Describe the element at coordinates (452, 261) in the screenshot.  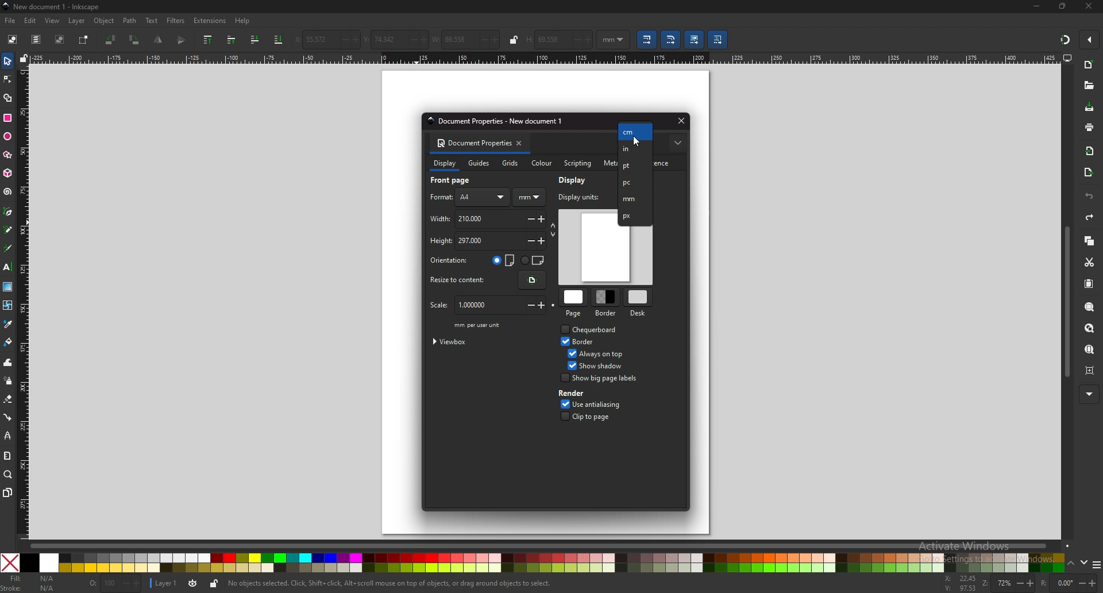
I see `orientation` at that location.